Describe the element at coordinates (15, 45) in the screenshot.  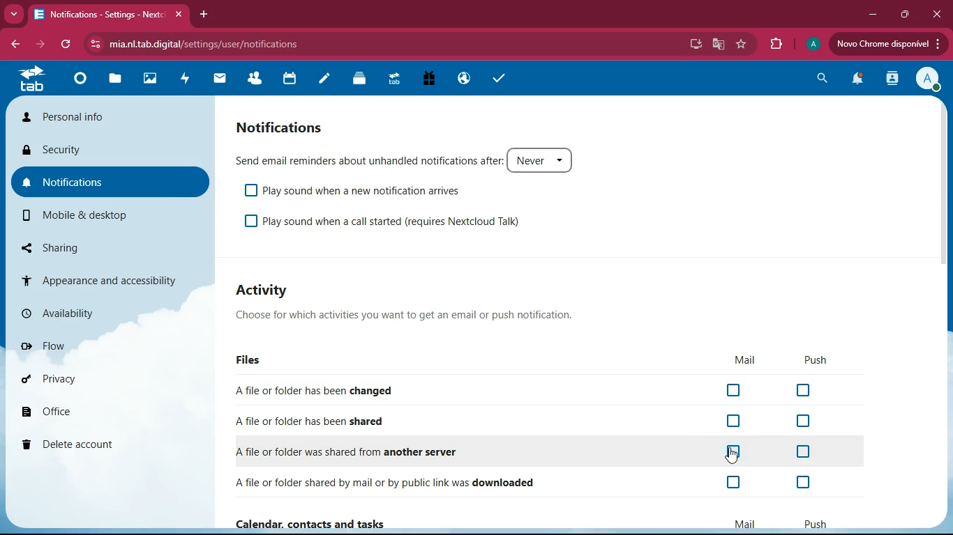
I see `back` at that location.